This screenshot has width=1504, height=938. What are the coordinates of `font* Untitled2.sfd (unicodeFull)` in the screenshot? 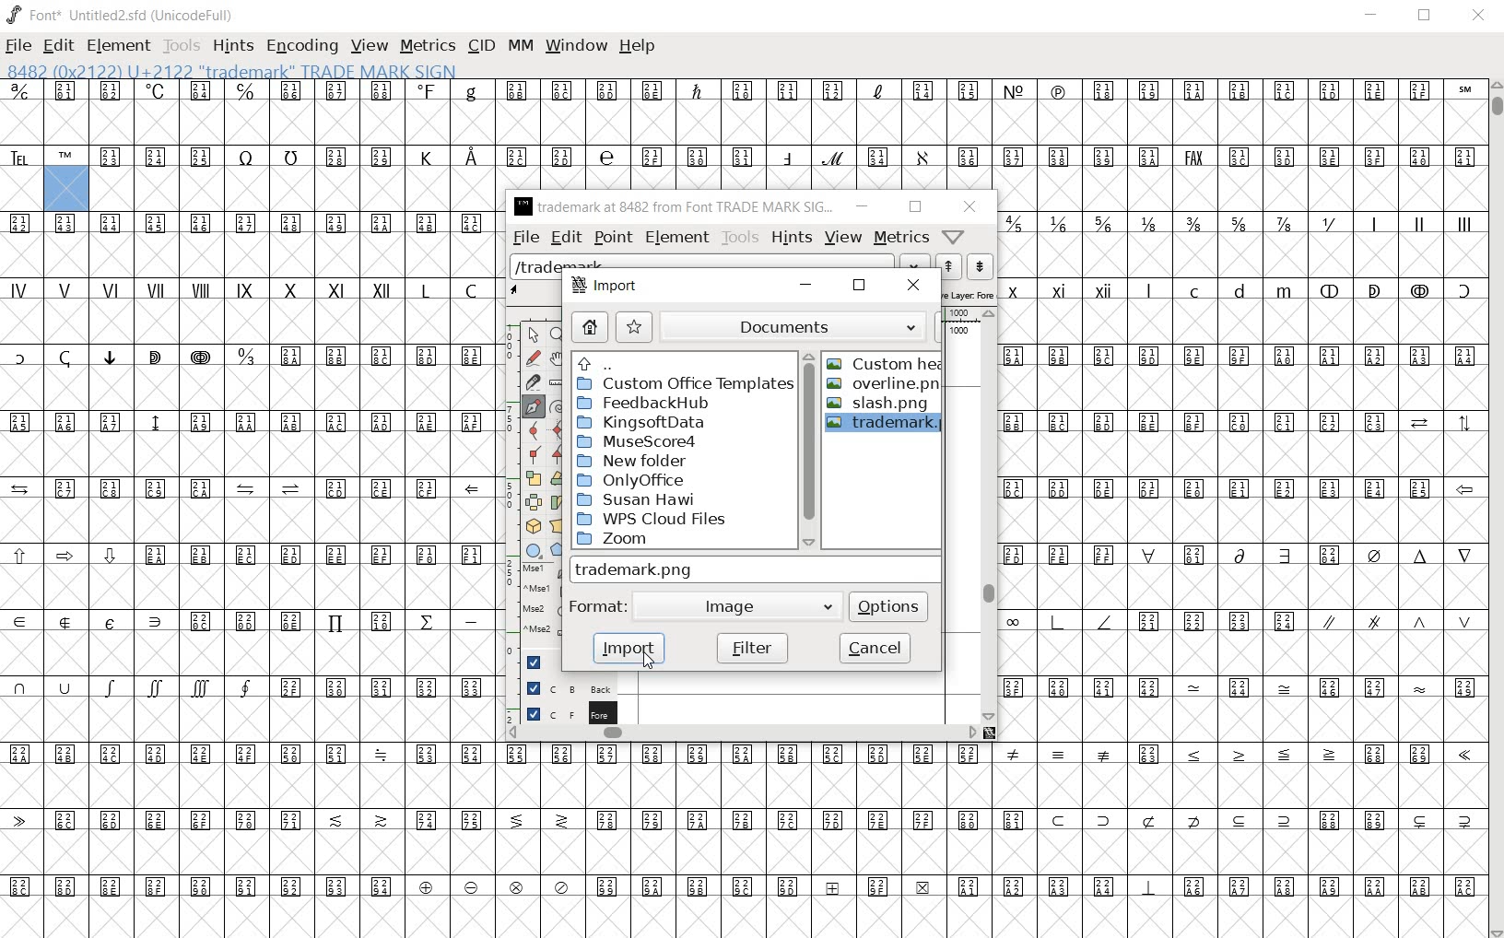 It's located at (119, 16).